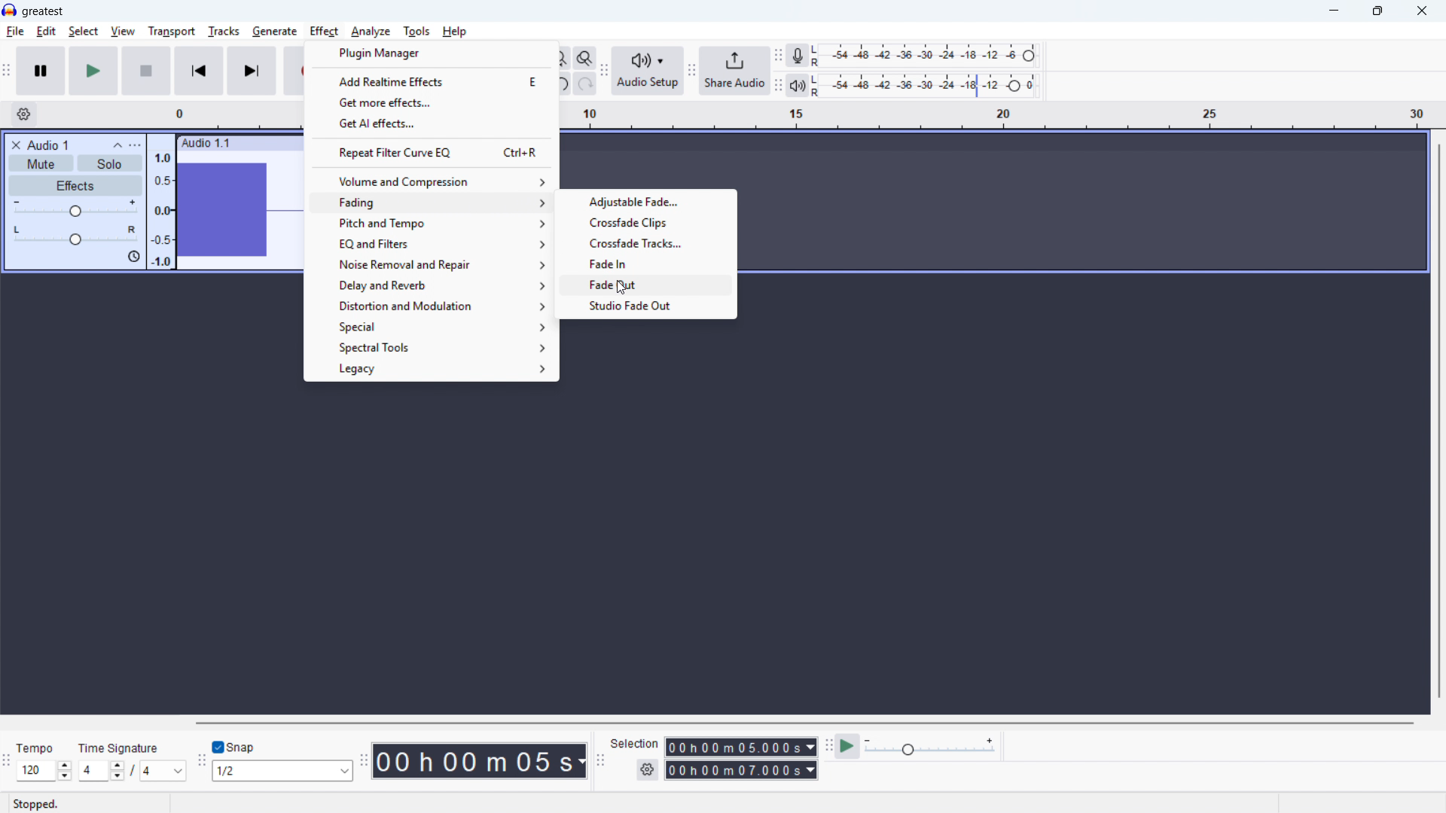 The height and width of the screenshot is (813, 1446). What do you see at coordinates (432, 370) in the screenshot?
I see `Legacy ` at bounding box center [432, 370].